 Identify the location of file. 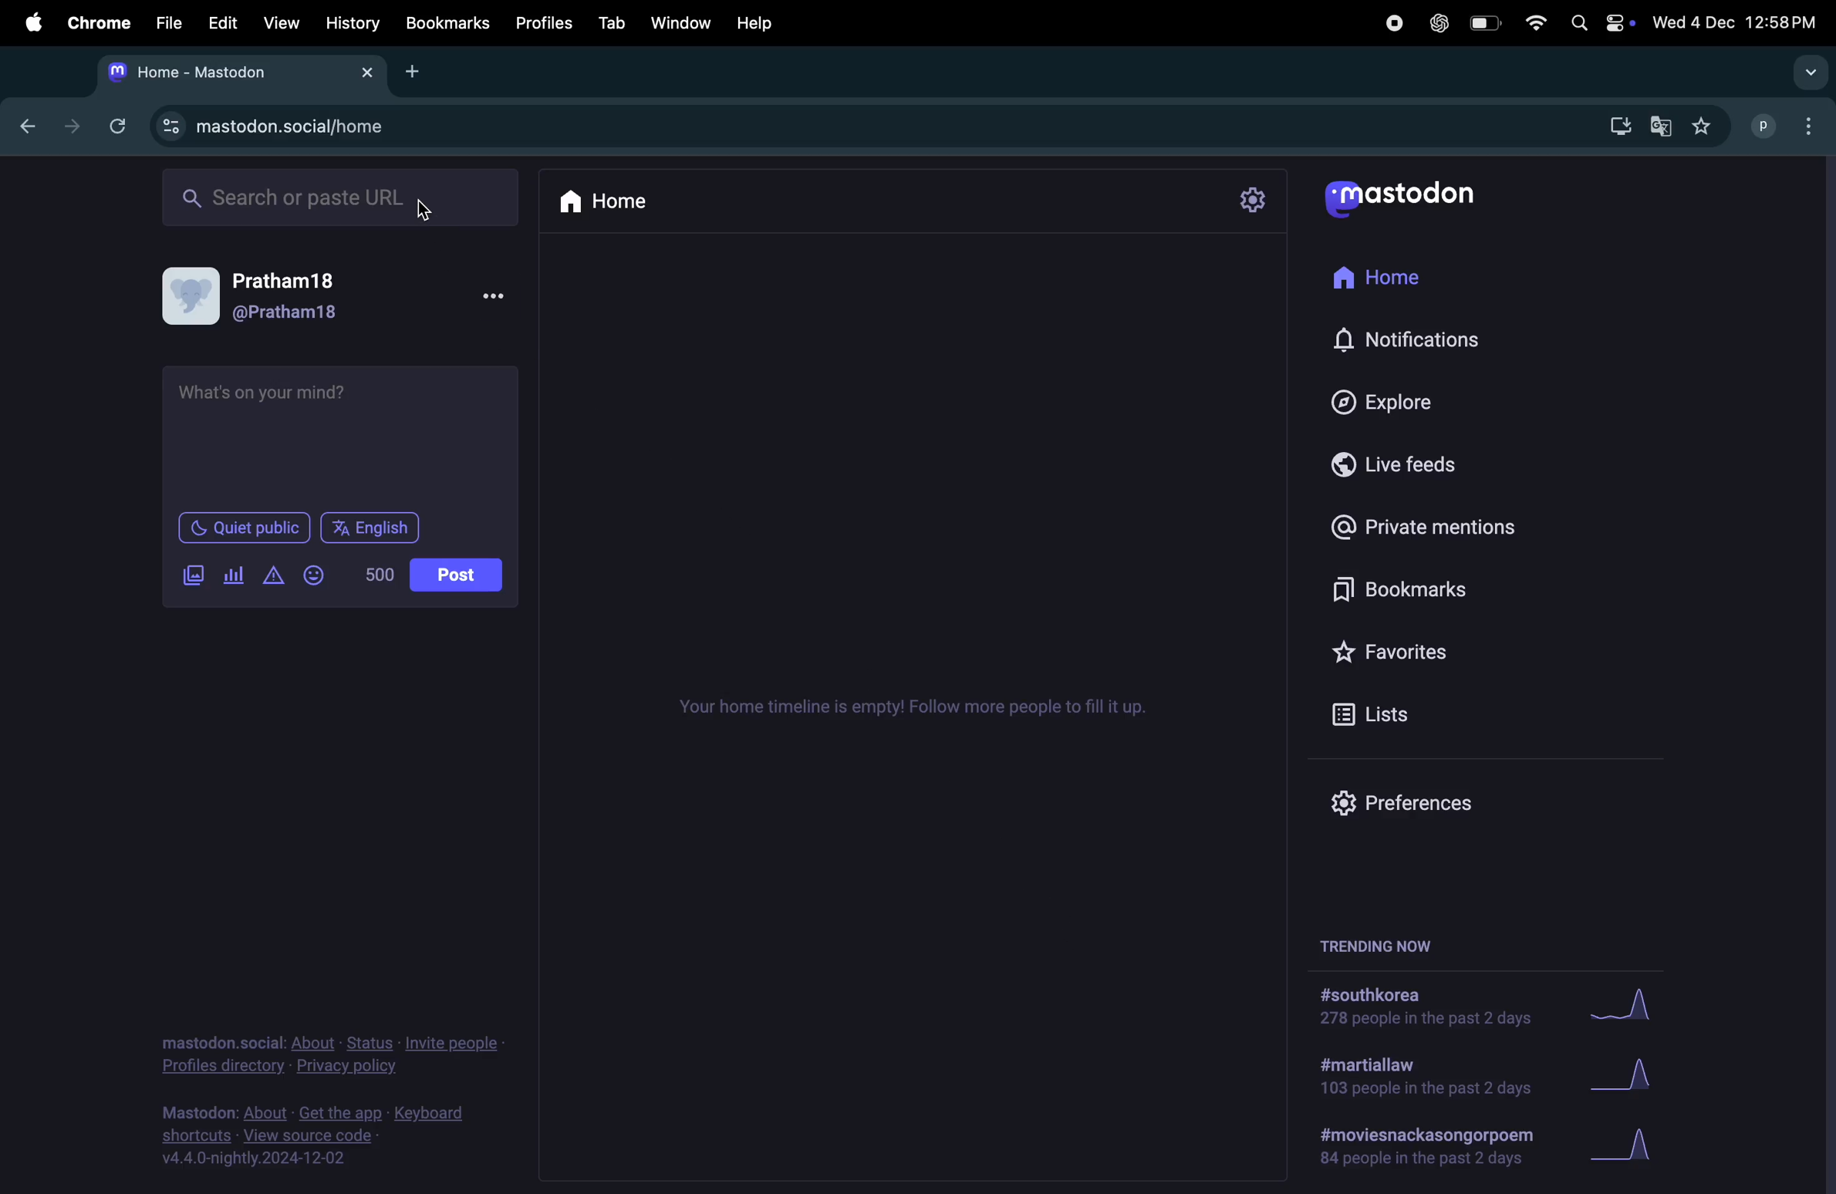
(167, 22).